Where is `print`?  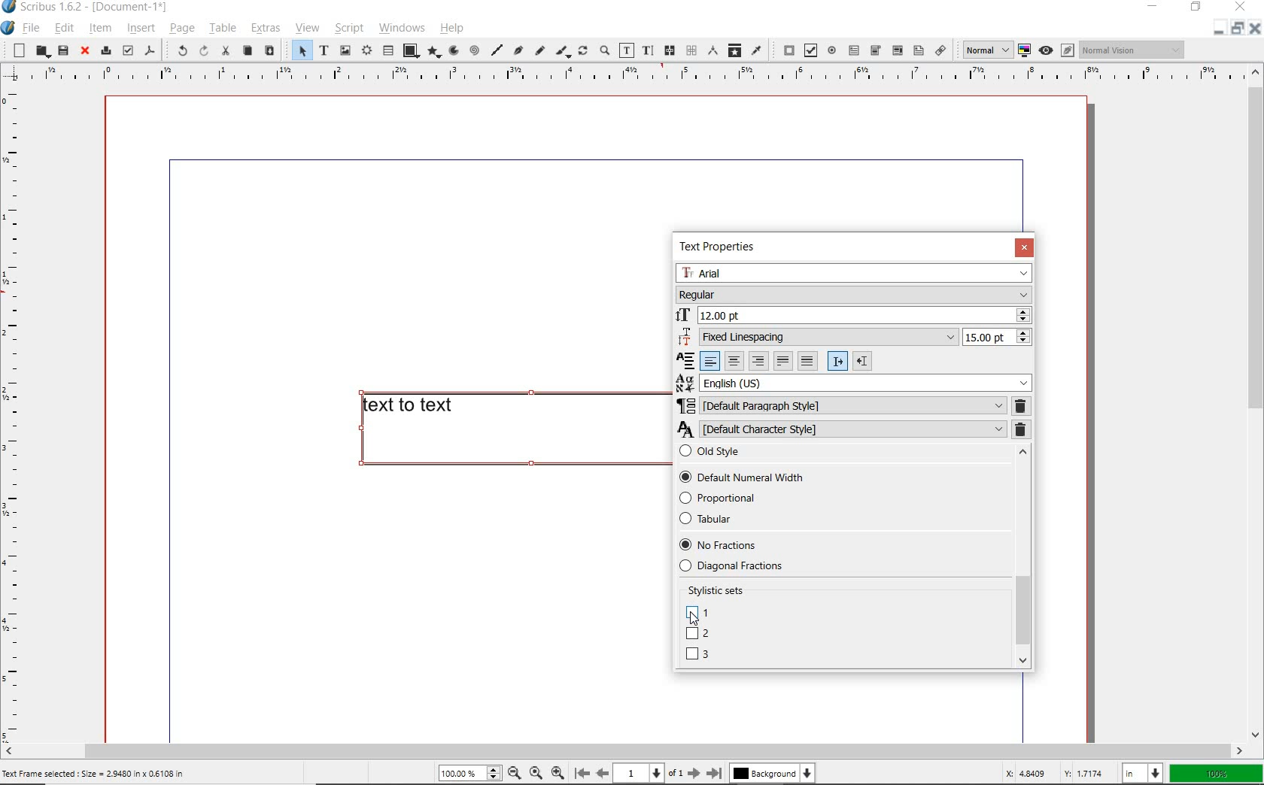
print is located at coordinates (105, 50).